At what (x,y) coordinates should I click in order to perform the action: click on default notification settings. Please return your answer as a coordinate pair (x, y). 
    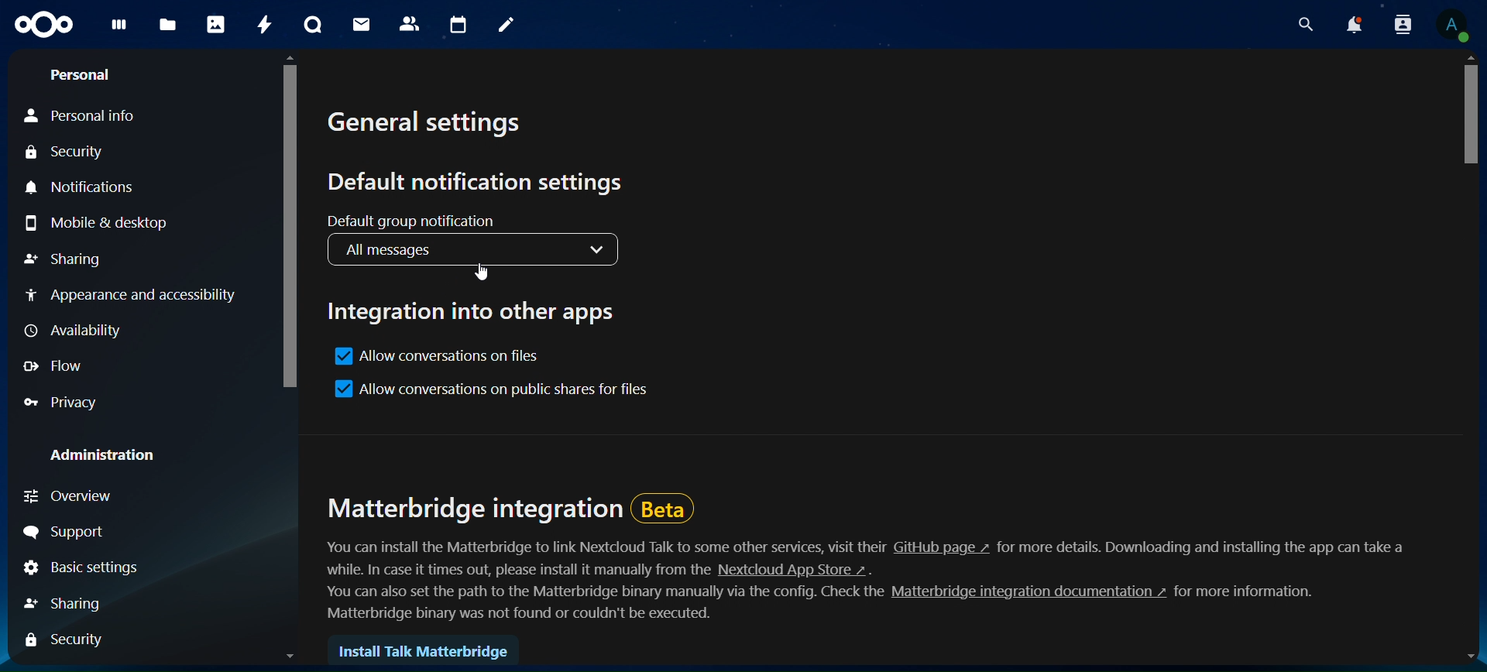
    Looking at the image, I should click on (482, 182).